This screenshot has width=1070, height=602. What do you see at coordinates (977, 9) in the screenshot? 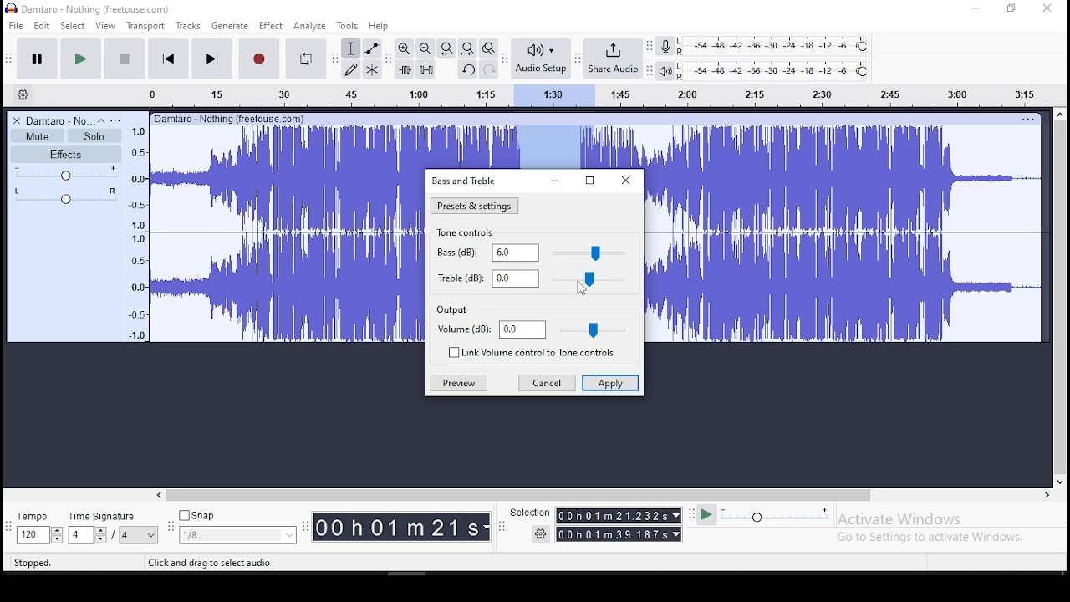
I see `minimize` at bounding box center [977, 9].